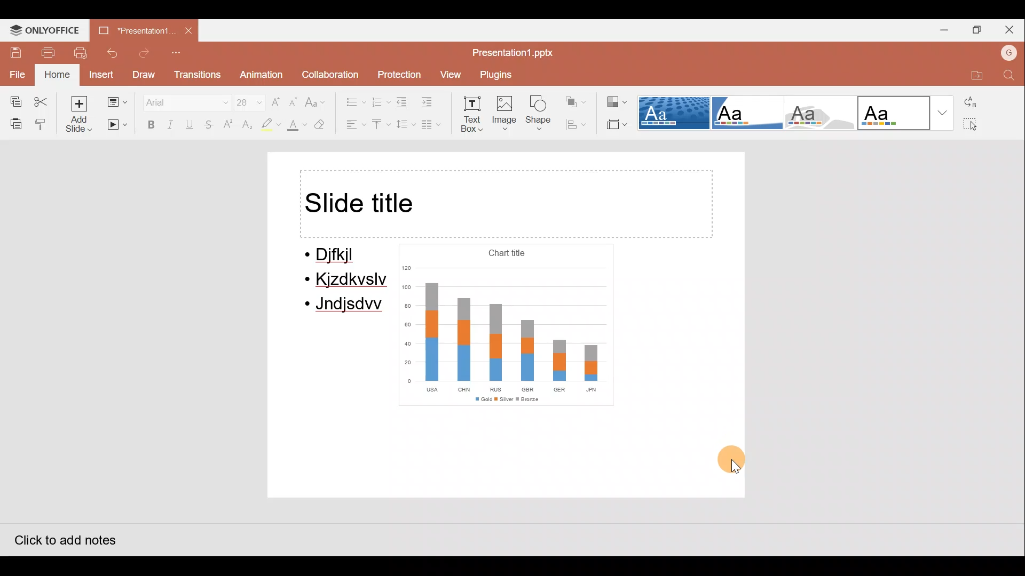 The width and height of the screenshot is (1025, 576). What do you see at coordinates (379, 100) in the screenshot?
I see `Numbering` at bounding box center [379, 100].